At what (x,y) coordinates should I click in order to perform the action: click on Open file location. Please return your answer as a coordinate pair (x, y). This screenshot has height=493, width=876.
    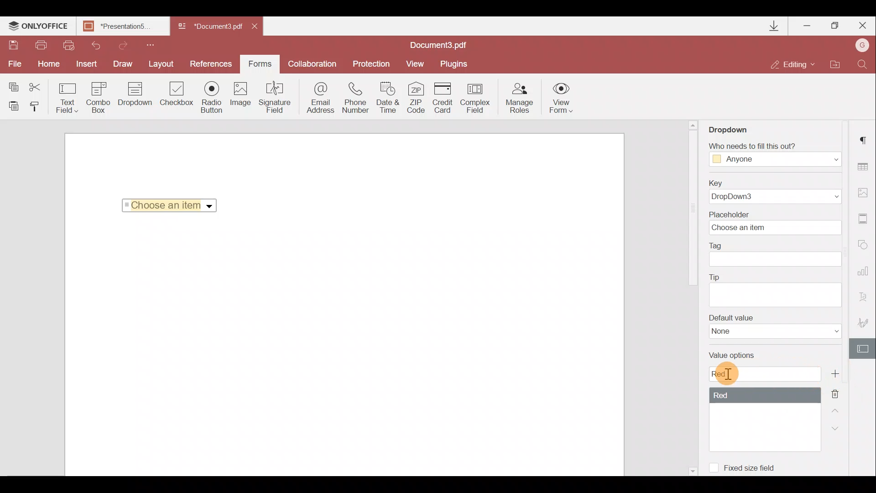
    Looking at the image, I should click on (836, 64).